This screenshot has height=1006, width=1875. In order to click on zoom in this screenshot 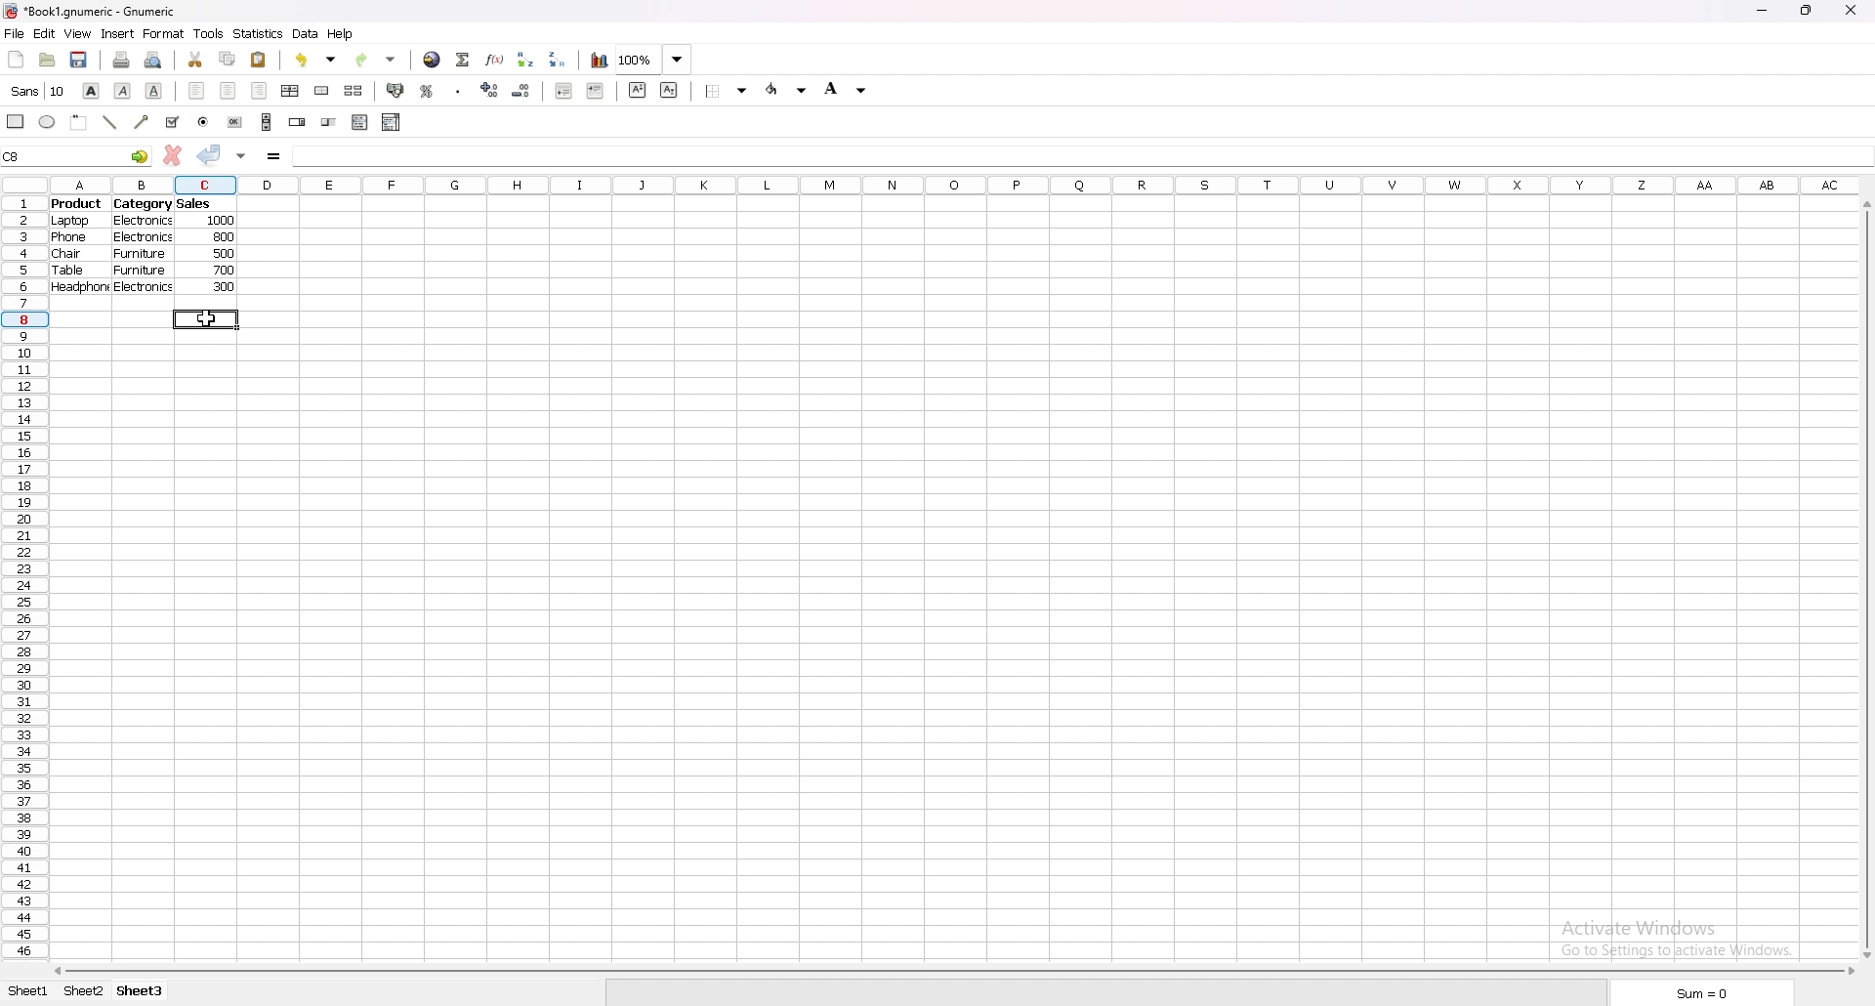, I will do `click(655, 60)`.